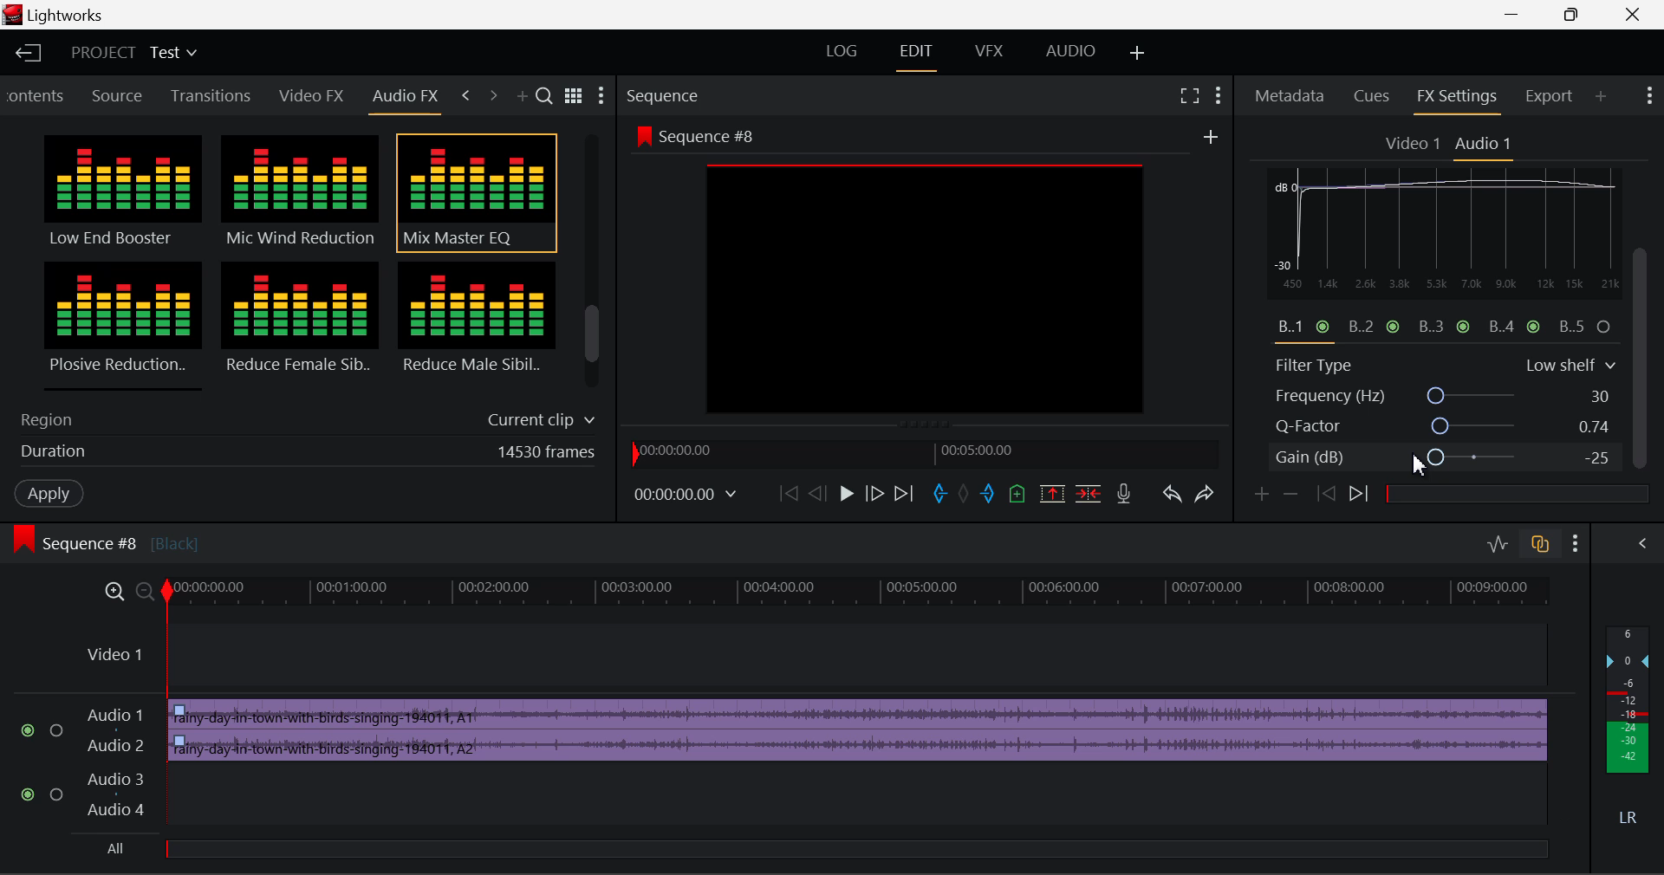 The width and height of the screenshot is (1664, 875). I want to click on LOG Layout, so click(838, 52).